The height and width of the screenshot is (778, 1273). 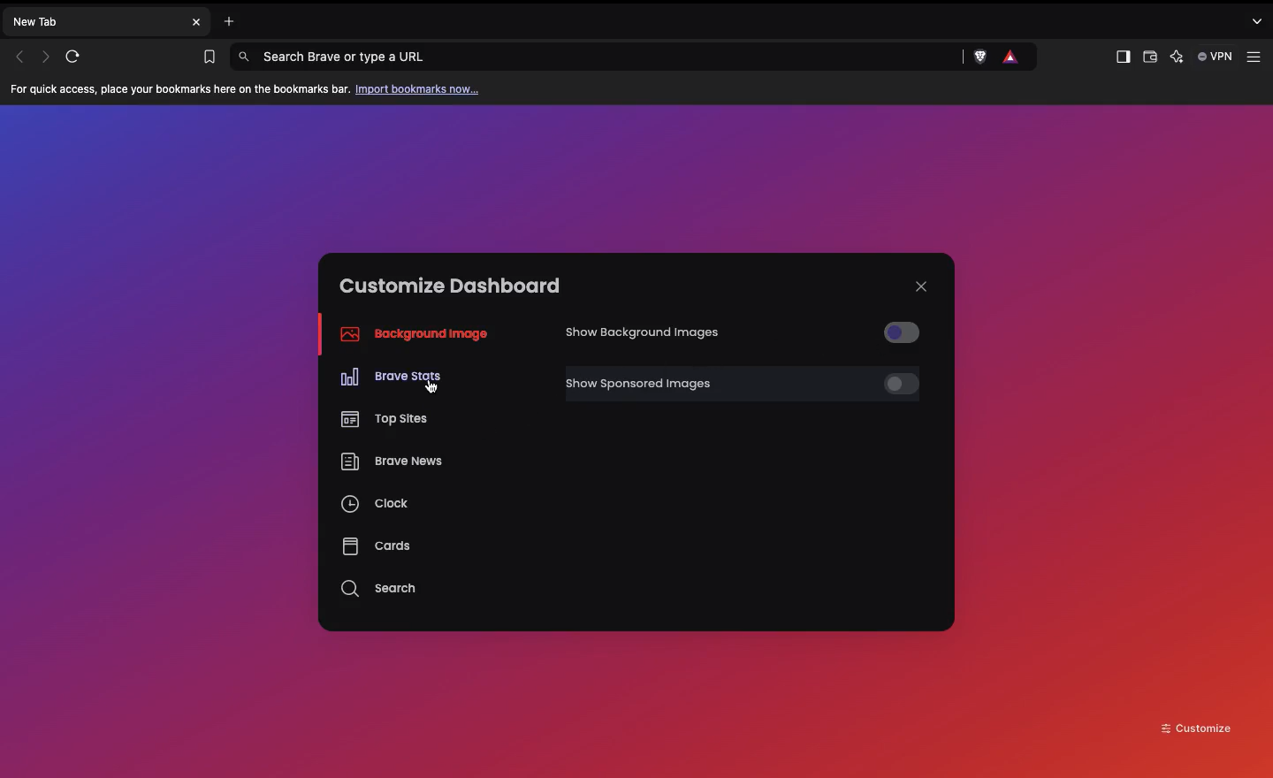 I want to click on Import bookmarks now..., so click(x=421, y=88).